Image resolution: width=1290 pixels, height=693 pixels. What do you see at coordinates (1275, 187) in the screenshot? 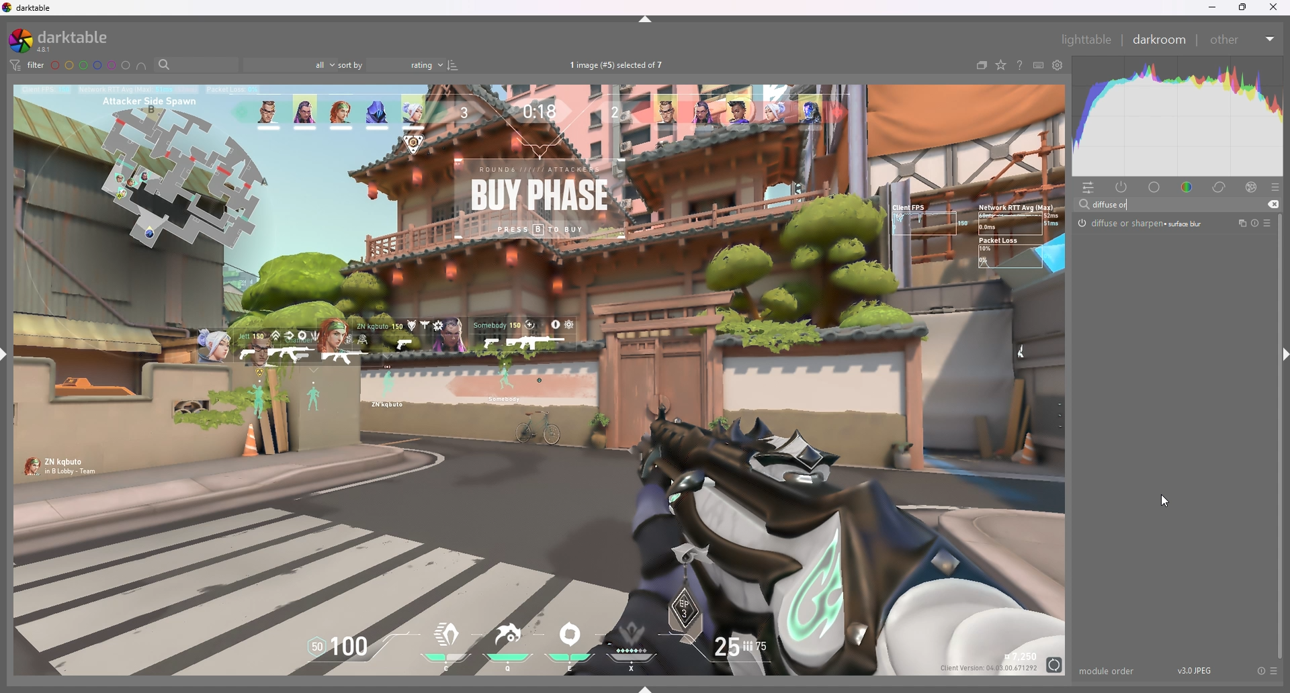
I see `presets` at bounding box center [1275, 187].